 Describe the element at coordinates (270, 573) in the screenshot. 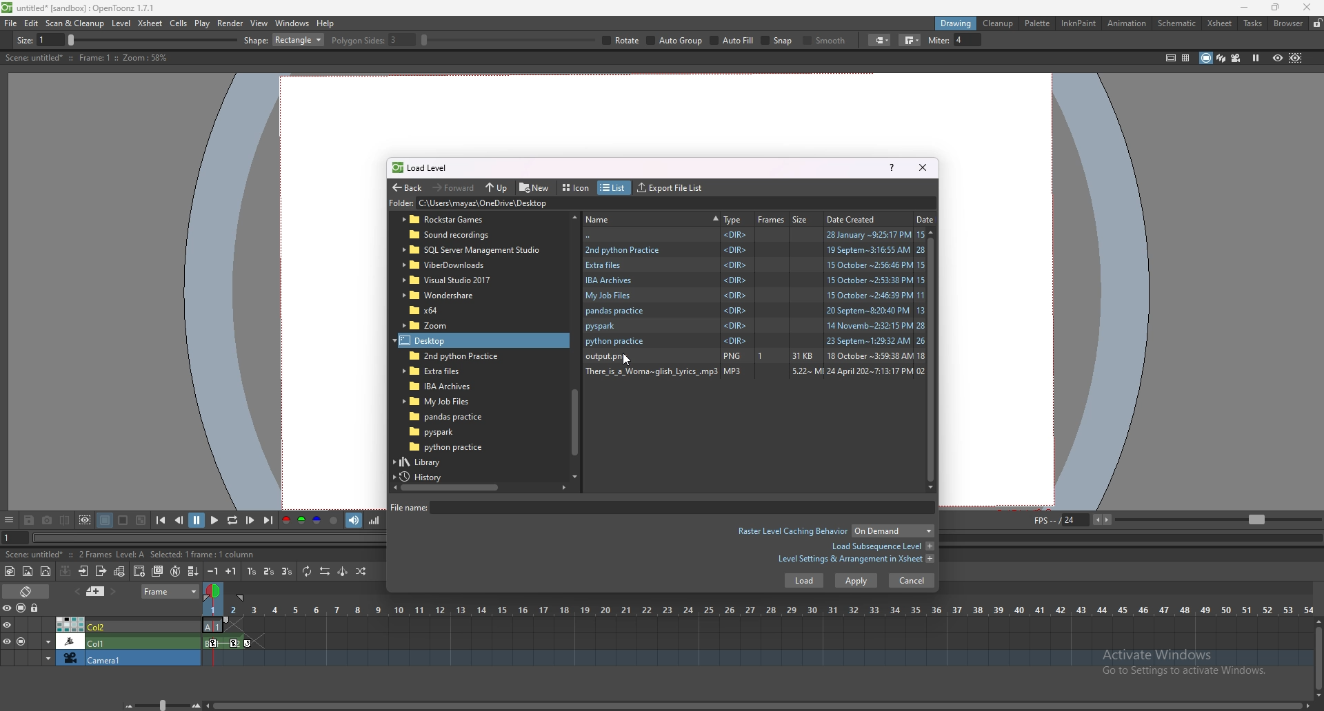

I see `reframe on 2s` at that location.